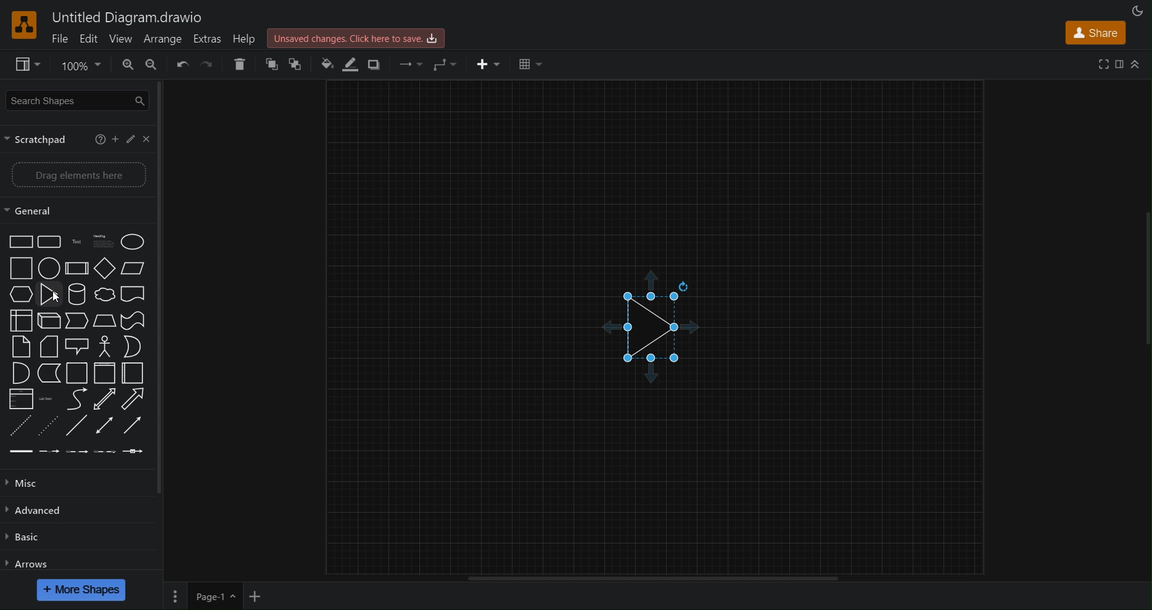 The height and width of the screenshot is (610, 1152). What do you see at coordinates (656, 327) in the screenshot?
I see `Triangle shape` at bounding box center [656, 327].